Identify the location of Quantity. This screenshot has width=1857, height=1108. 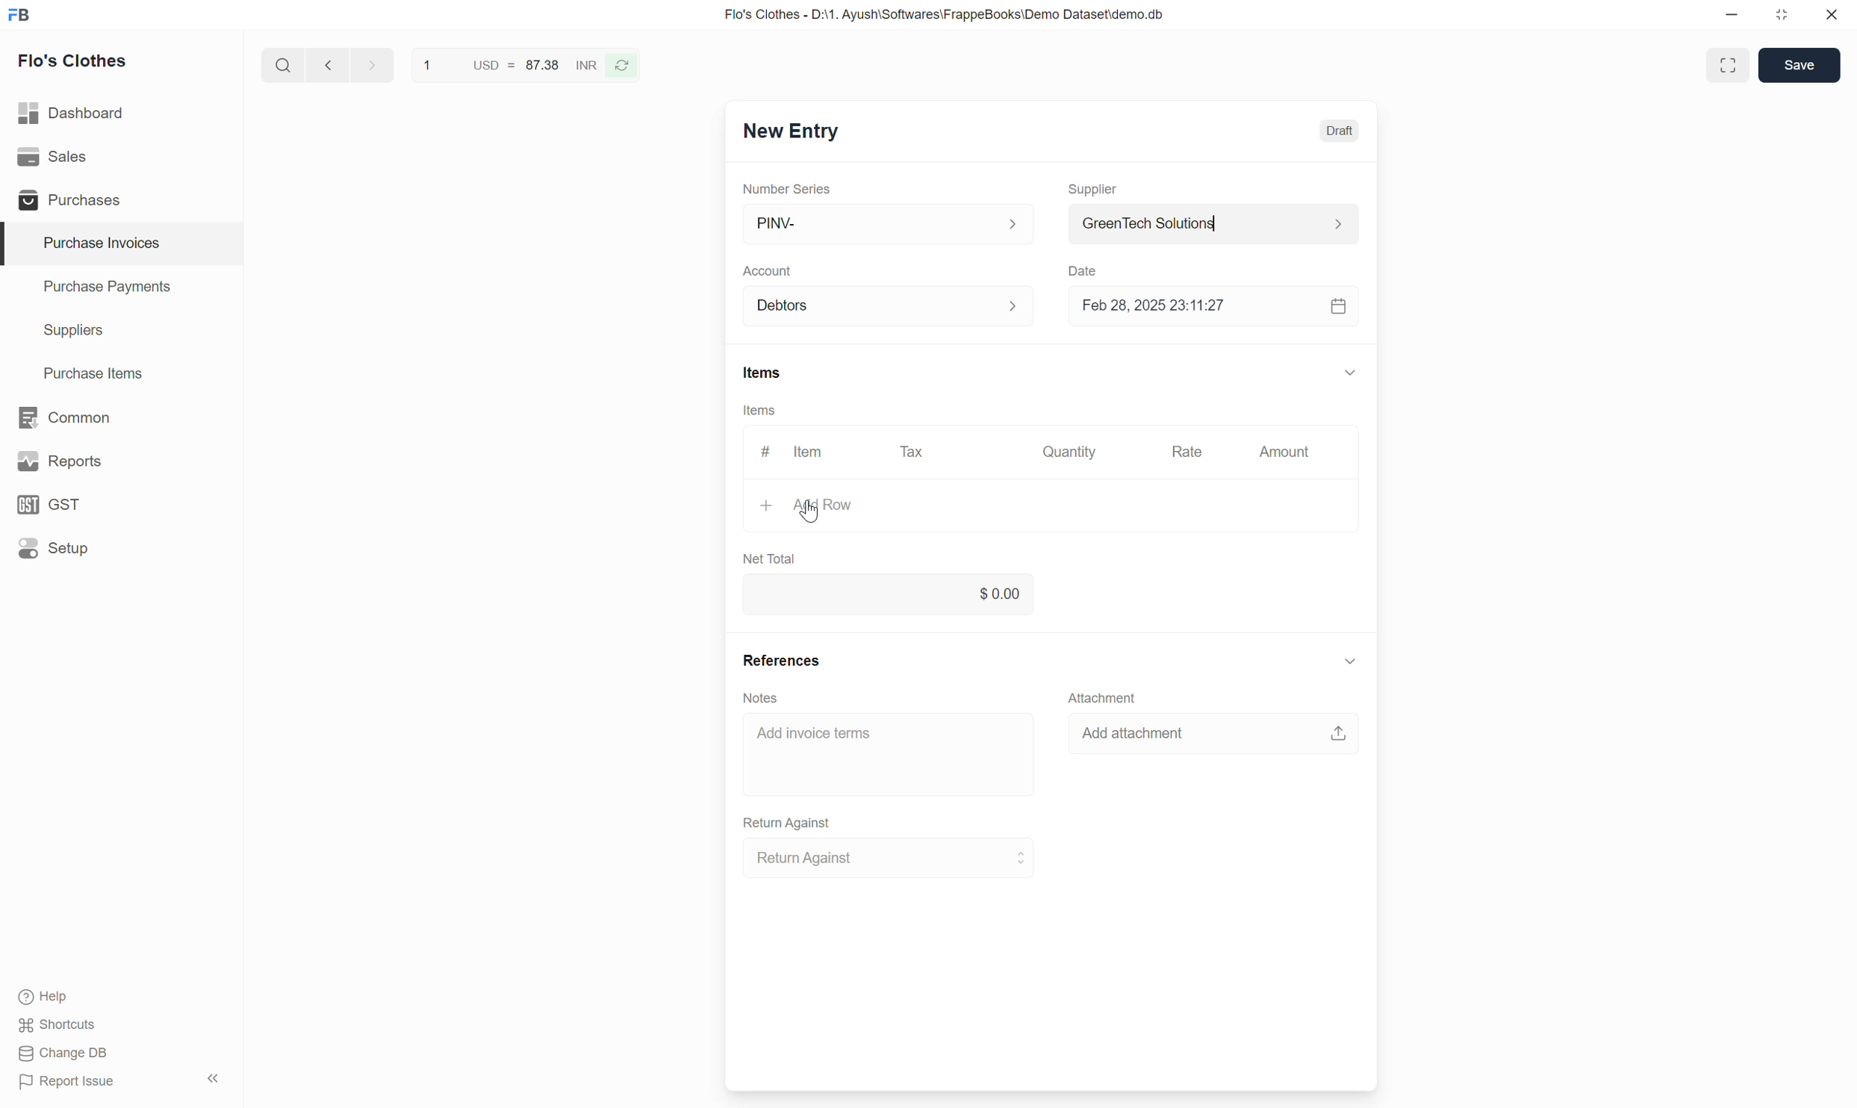
(1070, 450).